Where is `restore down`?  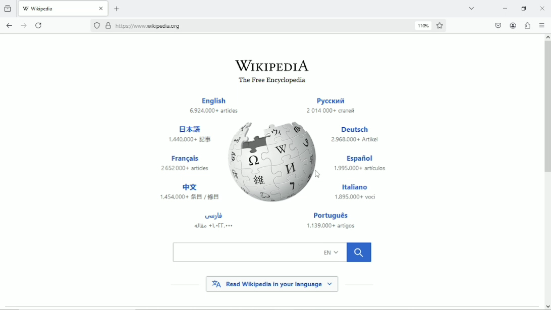
restore down is located at coordinates (524, 8).